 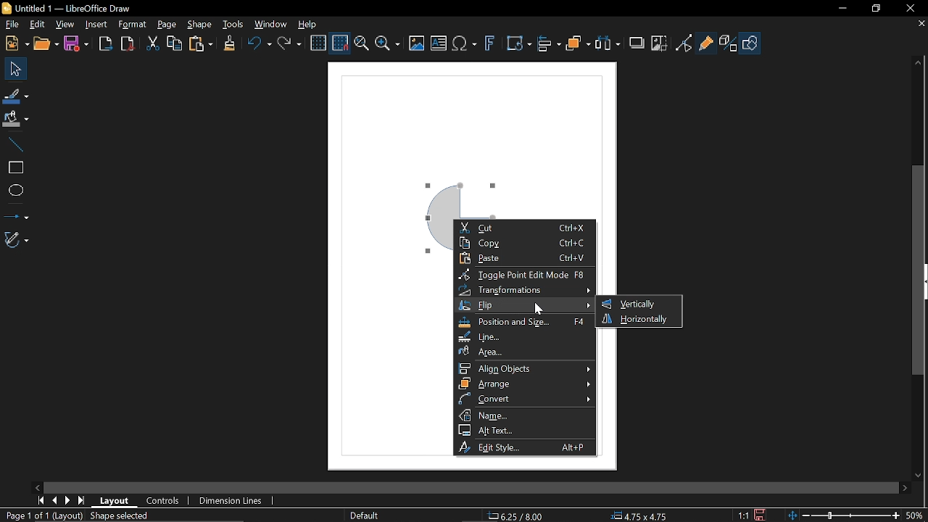 I want to click on Insert, so click(x=97, y=25).